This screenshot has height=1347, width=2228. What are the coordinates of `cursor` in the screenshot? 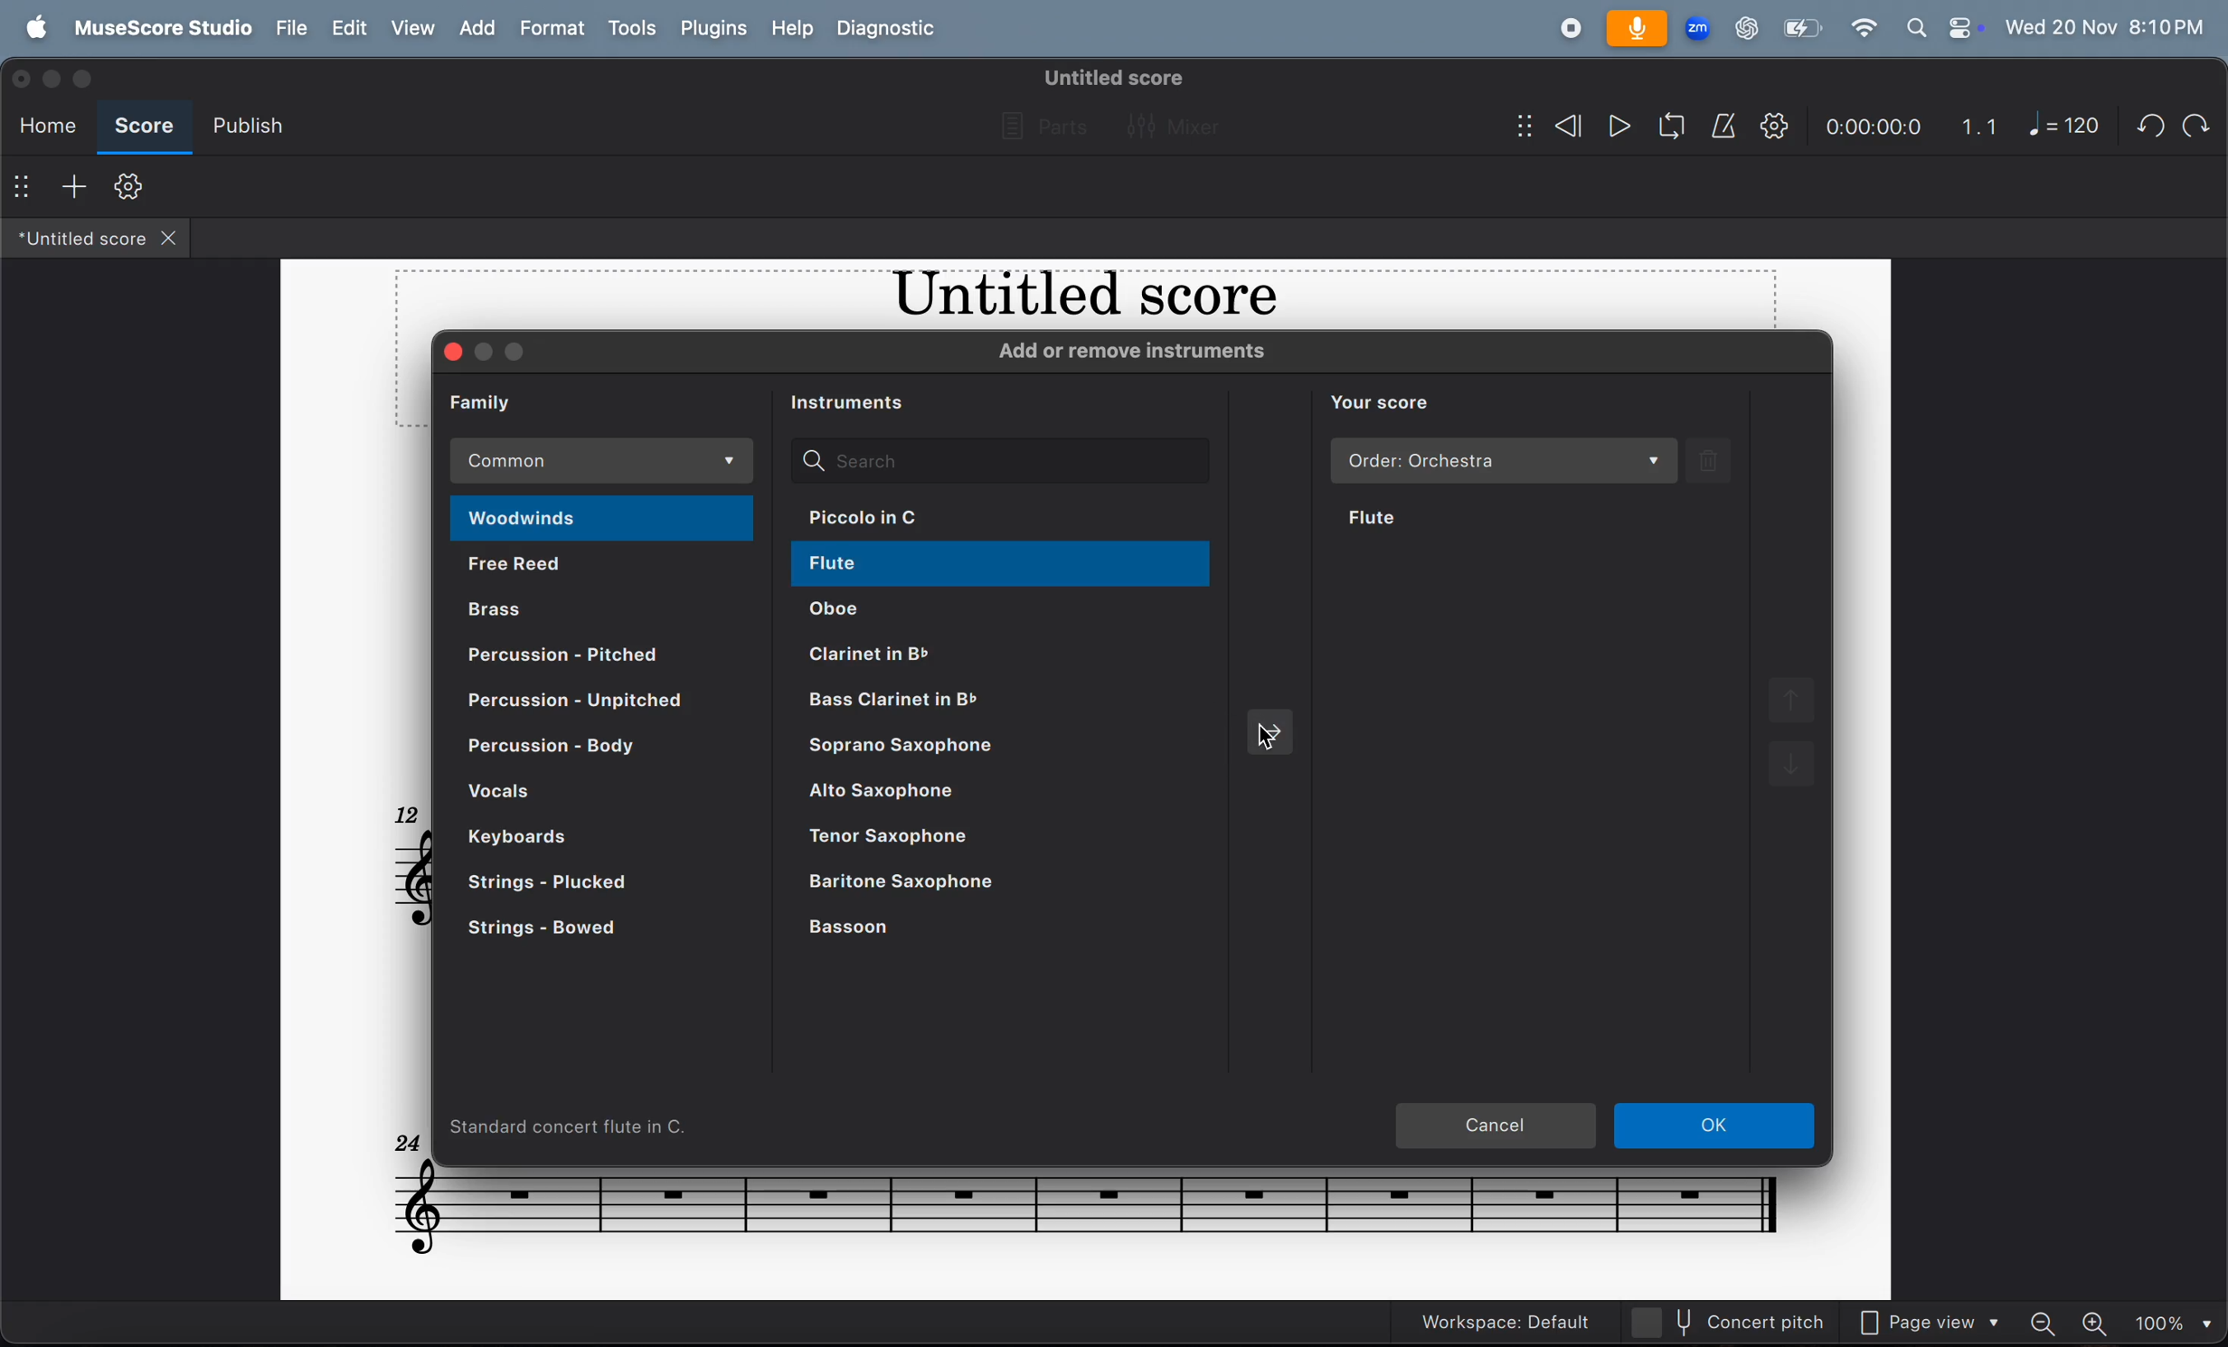 It's located at (1272, 747).